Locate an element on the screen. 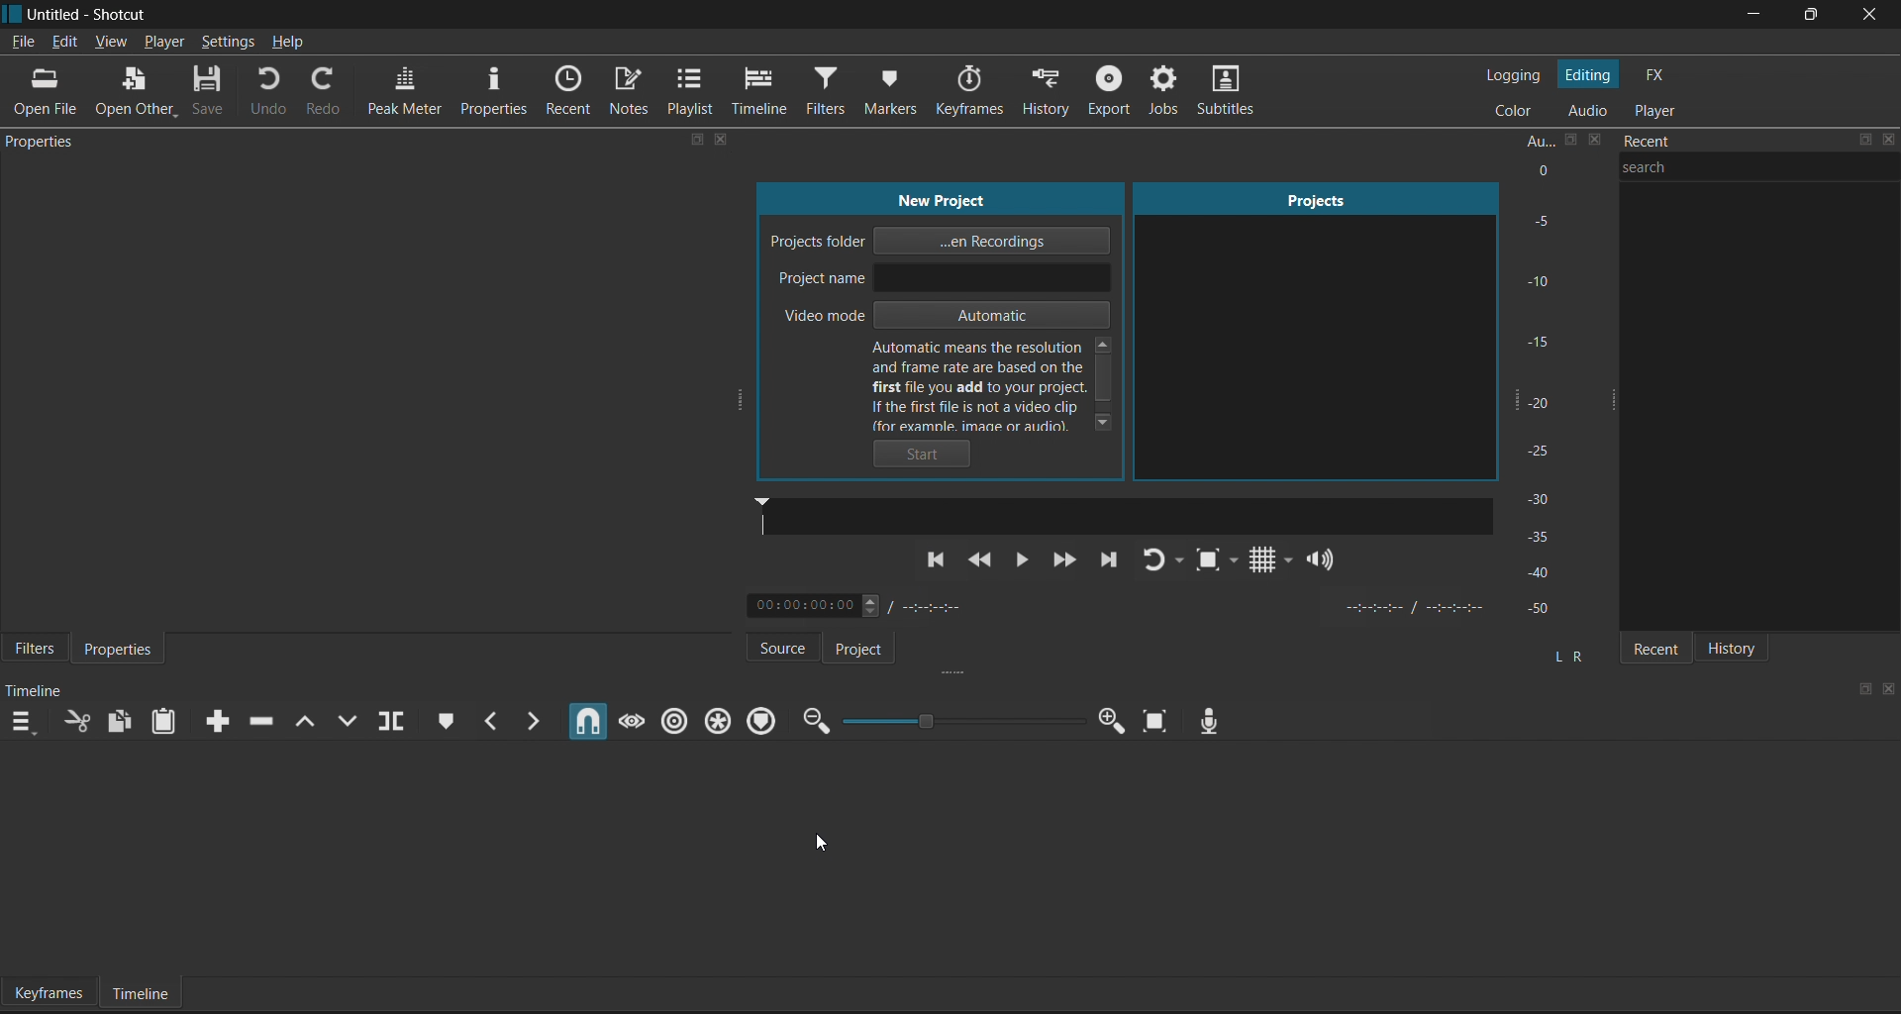 The image size is (1901, 1014). FX is located at coordinates (1657, 76).